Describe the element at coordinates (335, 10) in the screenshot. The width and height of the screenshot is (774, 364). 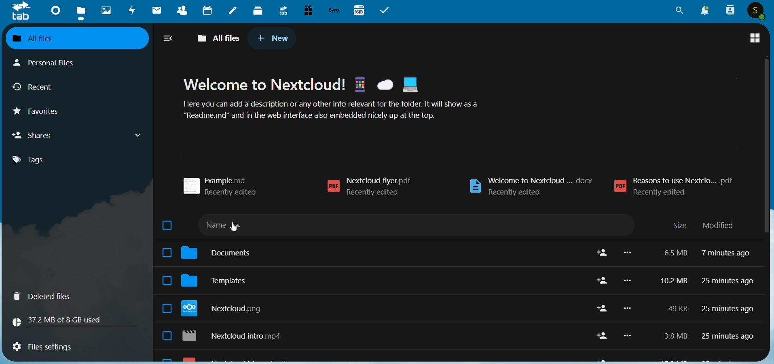
I see `Synology` at that location.